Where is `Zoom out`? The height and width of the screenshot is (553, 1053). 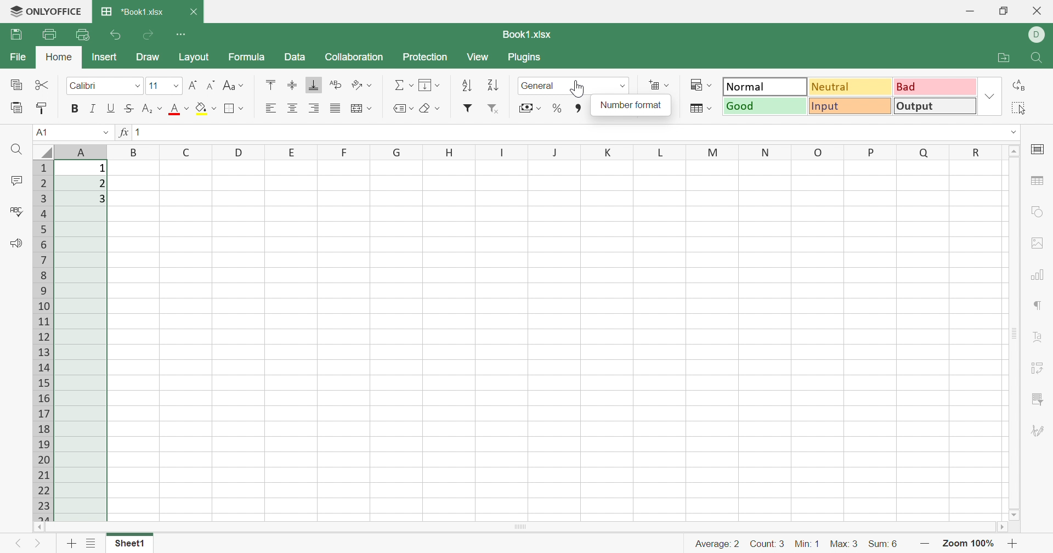
Zoom out is located at coordinates (1014, 545).